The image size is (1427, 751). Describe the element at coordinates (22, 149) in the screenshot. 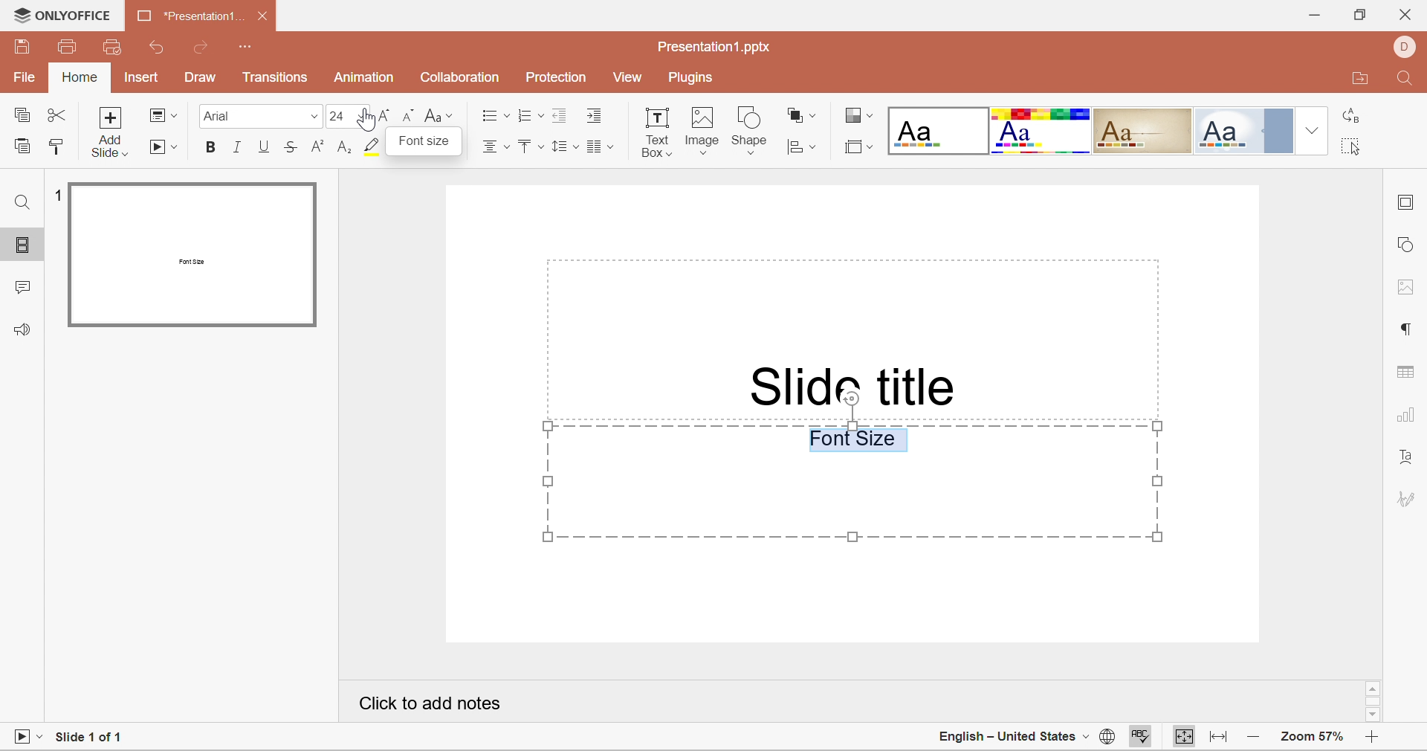

I see `Paste` at that location.